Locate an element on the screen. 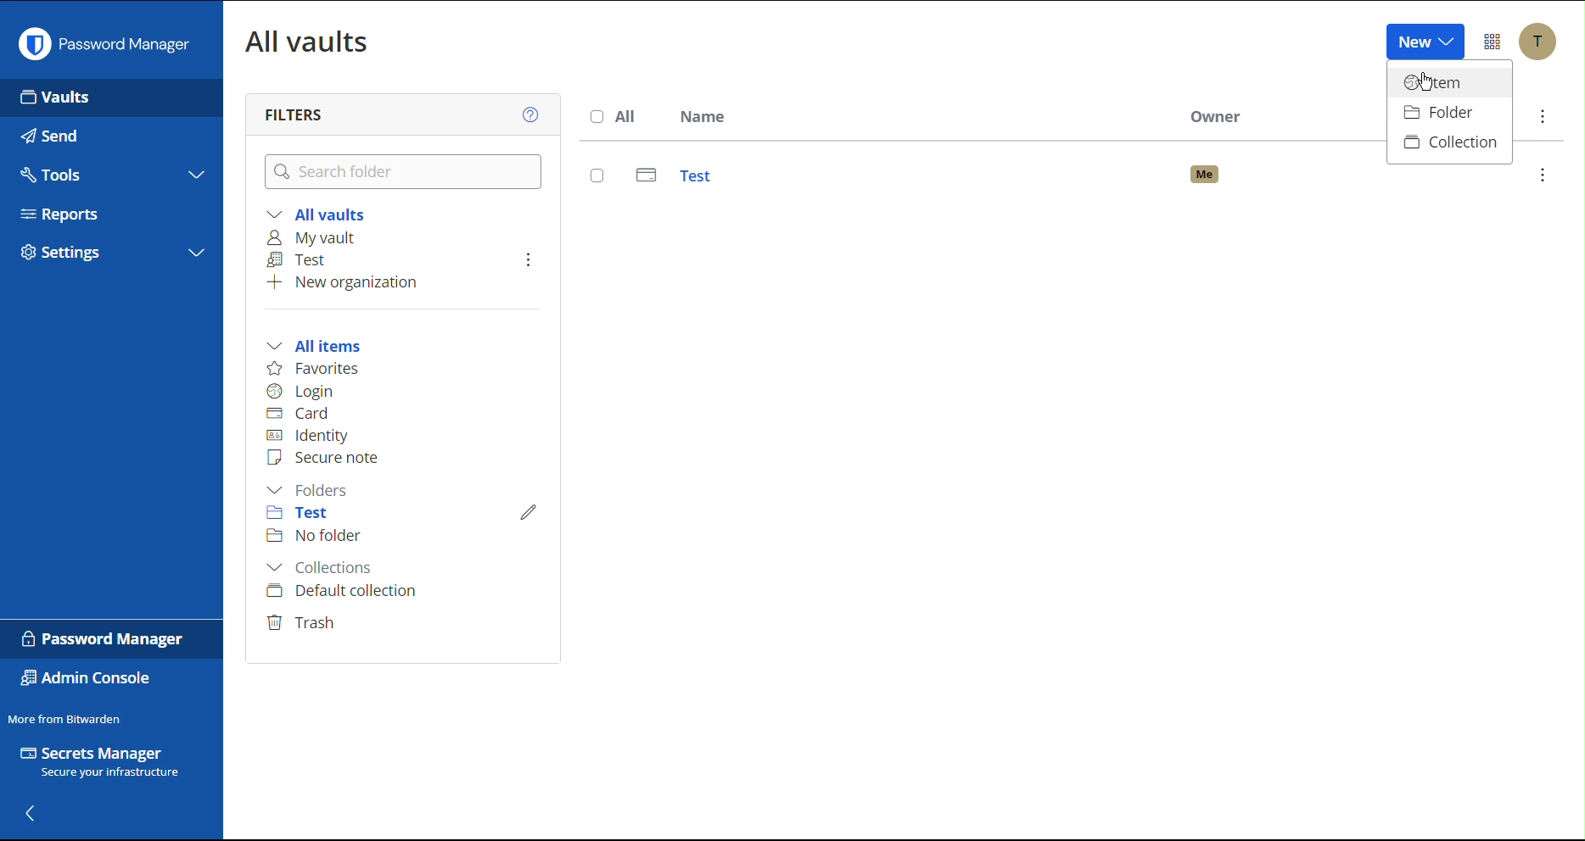 The image size is (1585, 841). No folder is located at coordinates (316, 537).